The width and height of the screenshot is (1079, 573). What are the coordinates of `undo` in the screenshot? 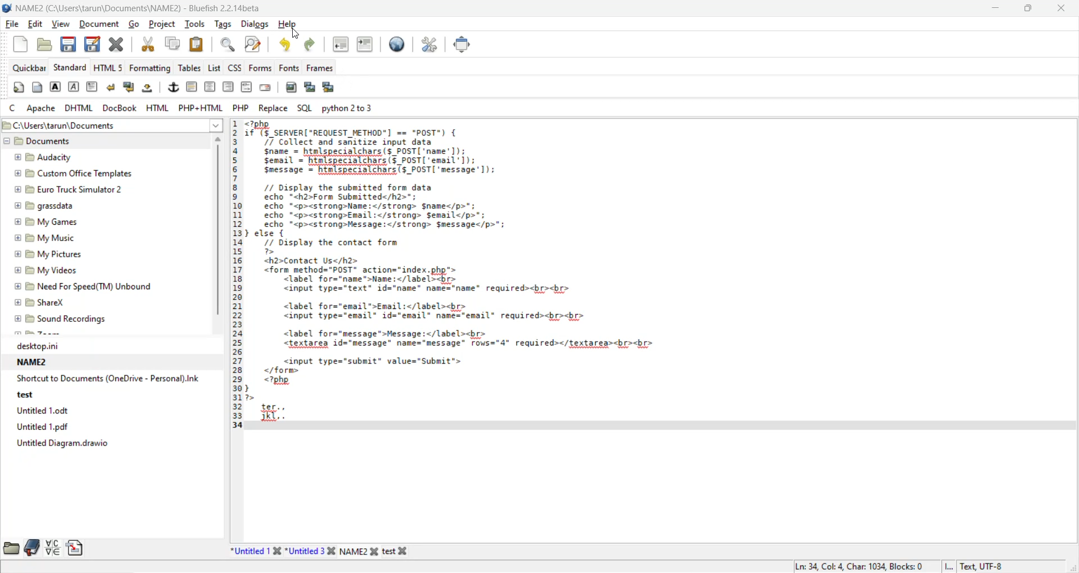 It's located at (284, 46).